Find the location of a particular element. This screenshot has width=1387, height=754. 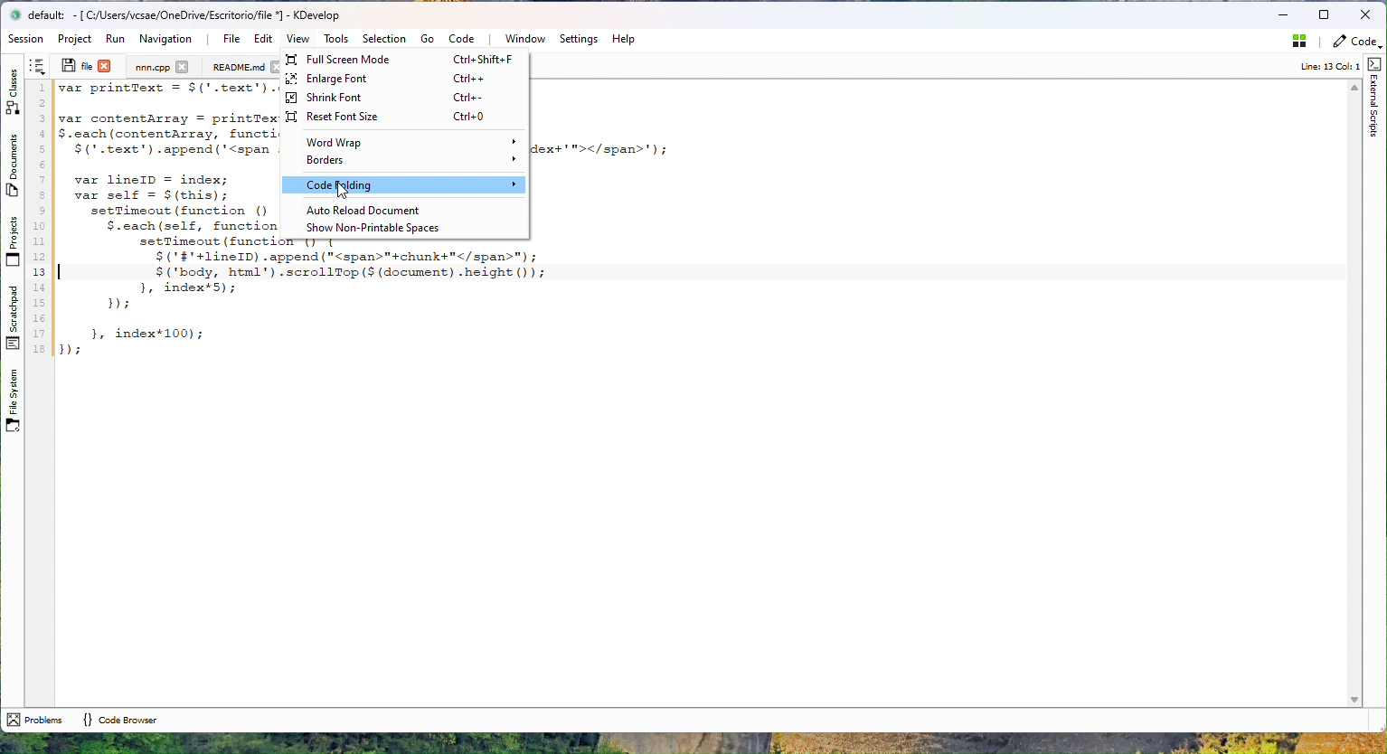

line numbers is located at coordinates (39, 220).